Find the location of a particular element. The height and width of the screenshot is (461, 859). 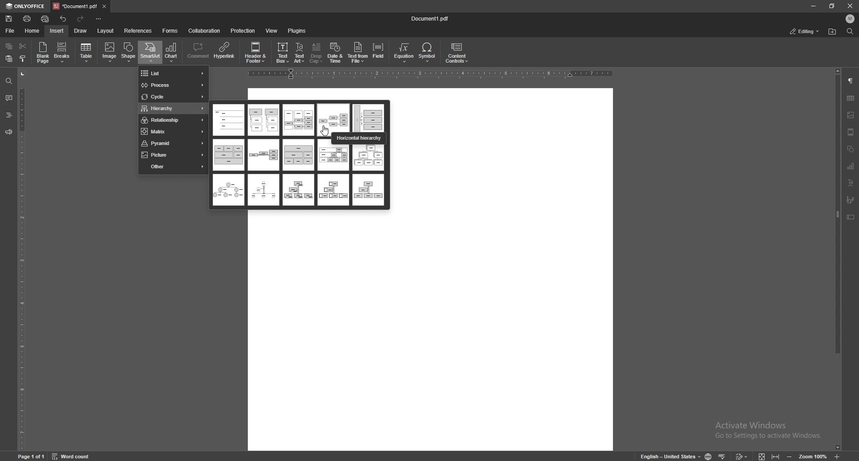

minimize is located at coordinates (813, 6).